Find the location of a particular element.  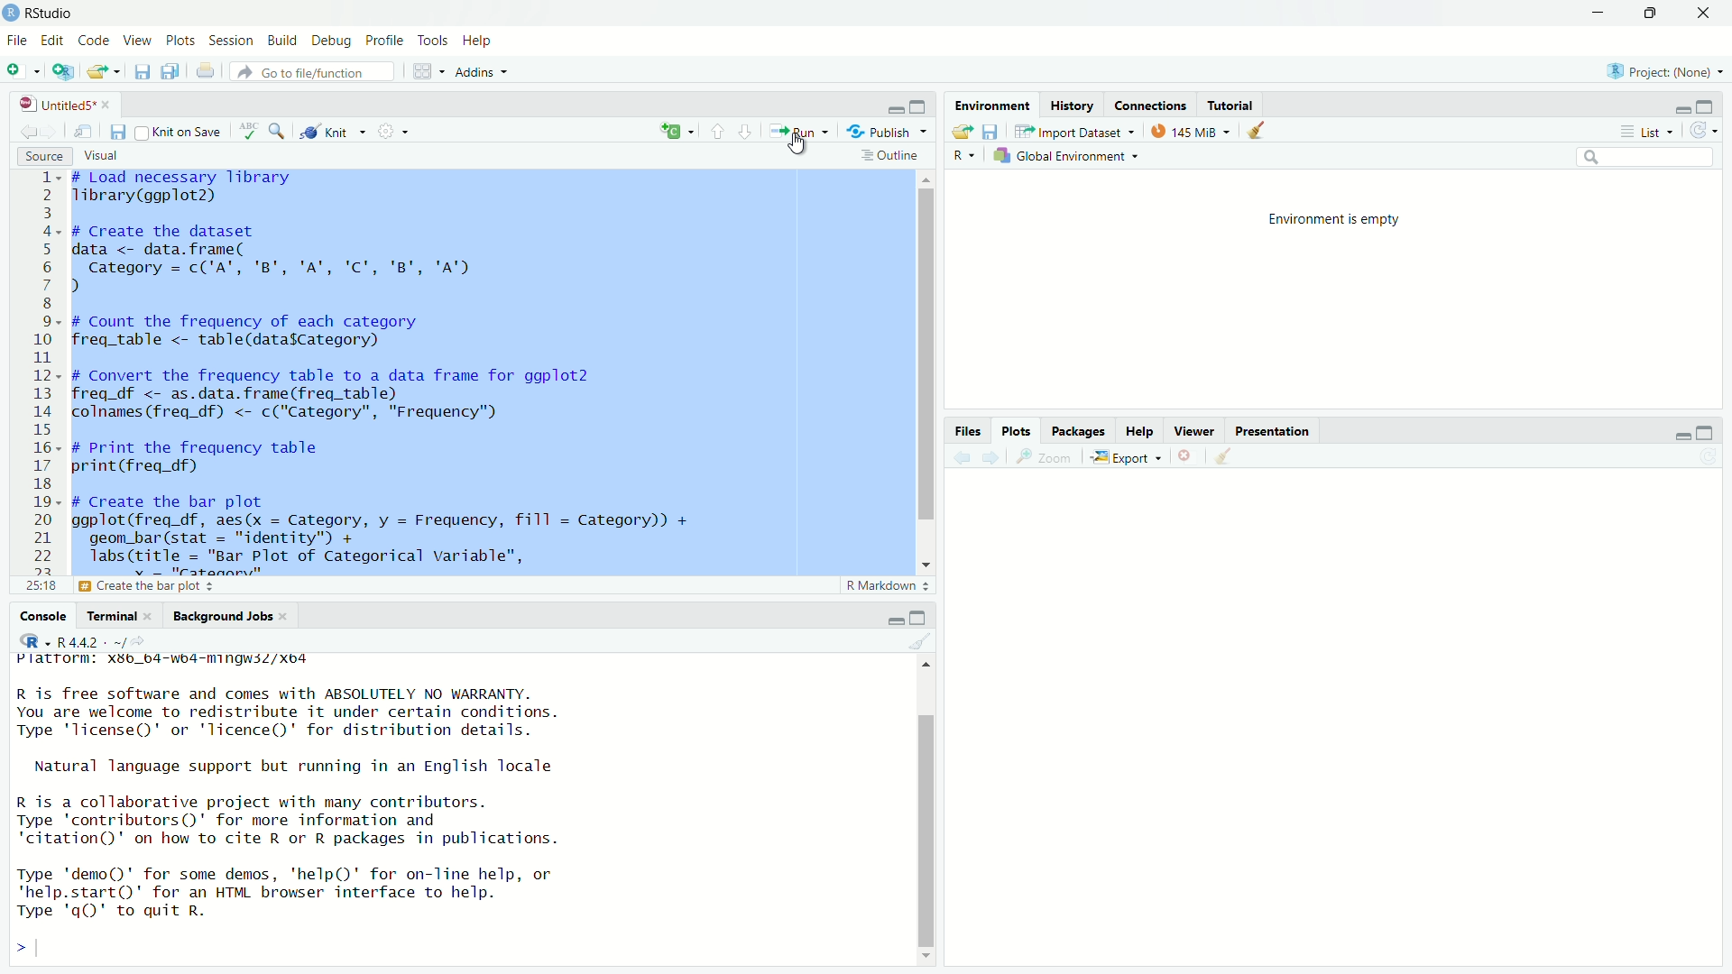

145 MiB is located at coordinates (1186, 133).